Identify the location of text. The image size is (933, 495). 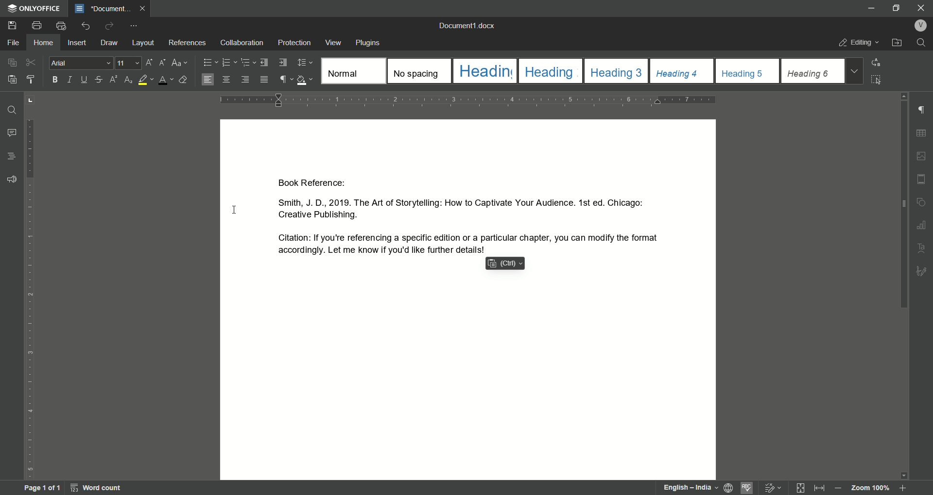
(920, 247).